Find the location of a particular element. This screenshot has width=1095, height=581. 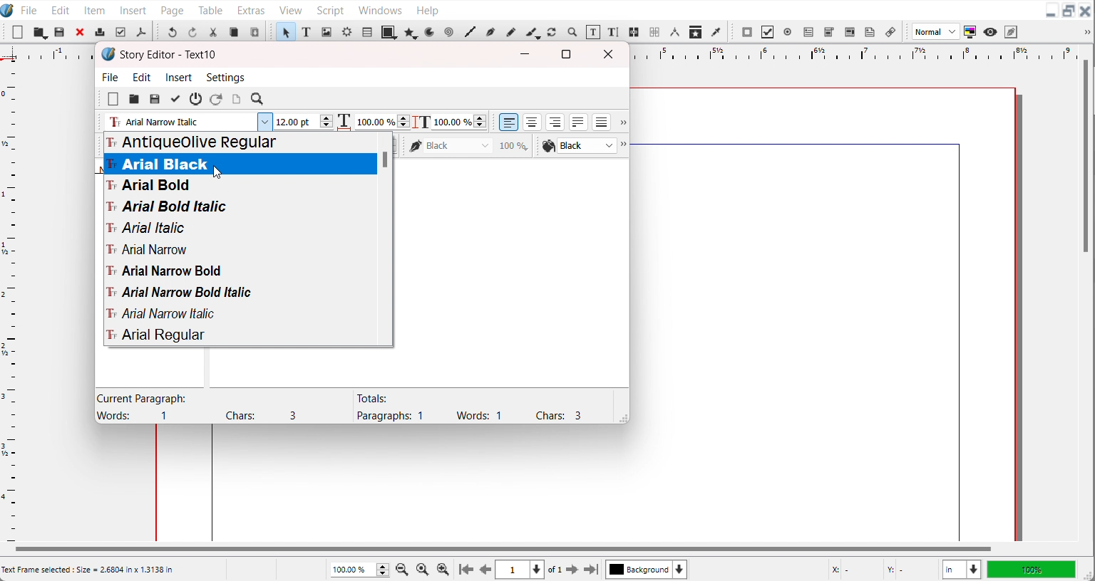

Item is located at coordinates (96, 10).